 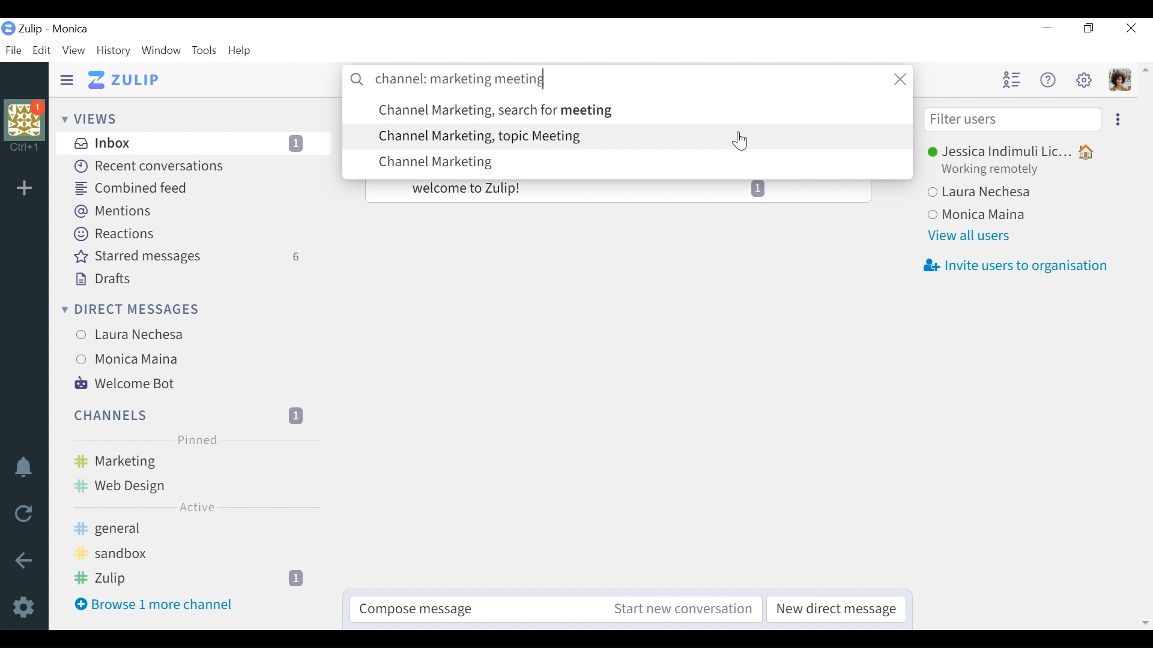 What do you see at coordinates (1014, 121) in the screenshot?
I see `Filter users` at bounding box center [1014, 121].